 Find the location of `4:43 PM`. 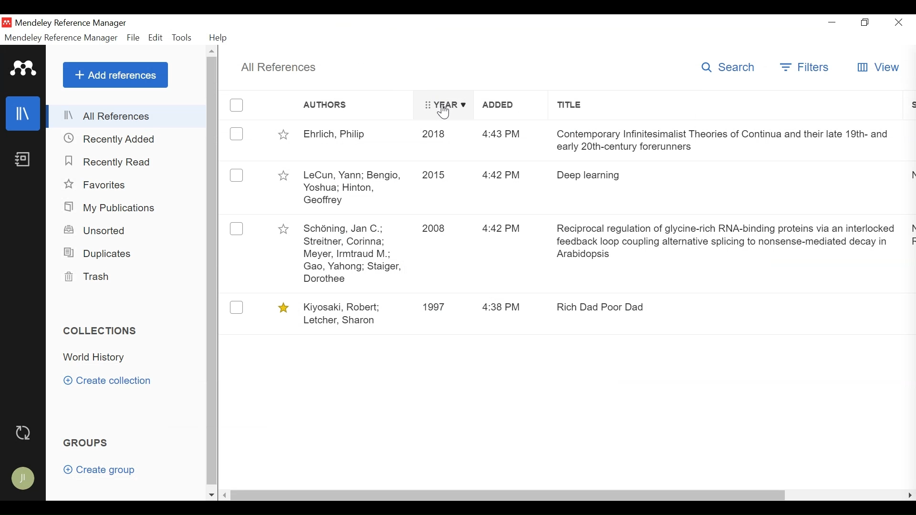

4:43 PM is located at coordinates (500, 135).